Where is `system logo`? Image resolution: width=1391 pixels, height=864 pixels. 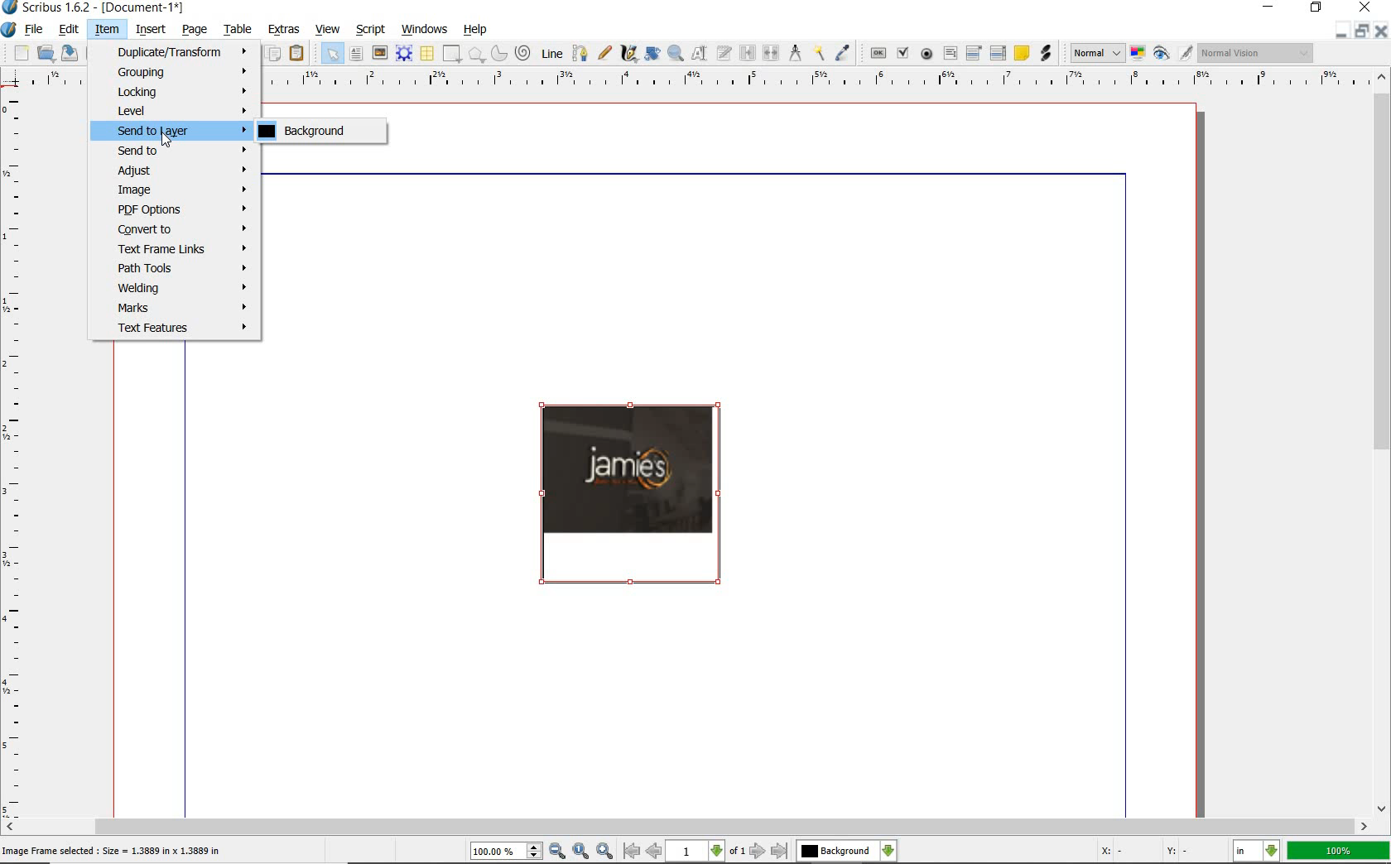 system logo is located at coordinates (8, 29).